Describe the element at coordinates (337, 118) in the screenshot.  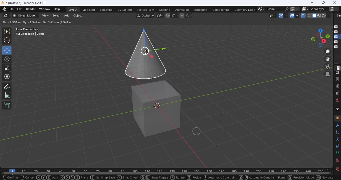
I see `Object` at that location.